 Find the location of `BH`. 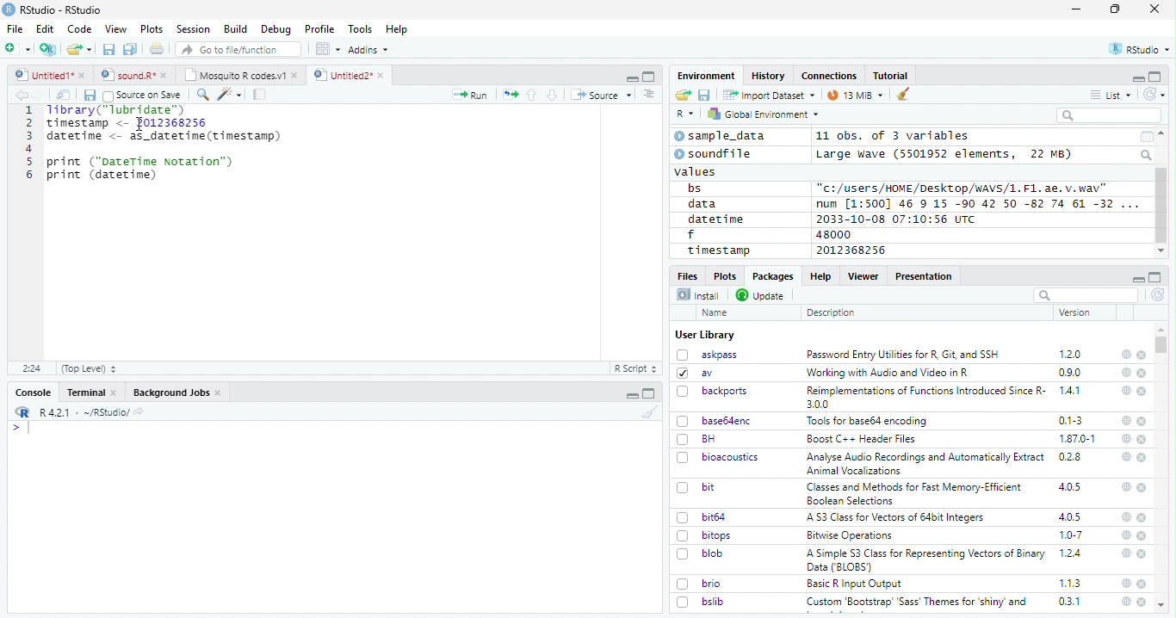

BH is located at coordinates (698, 439).